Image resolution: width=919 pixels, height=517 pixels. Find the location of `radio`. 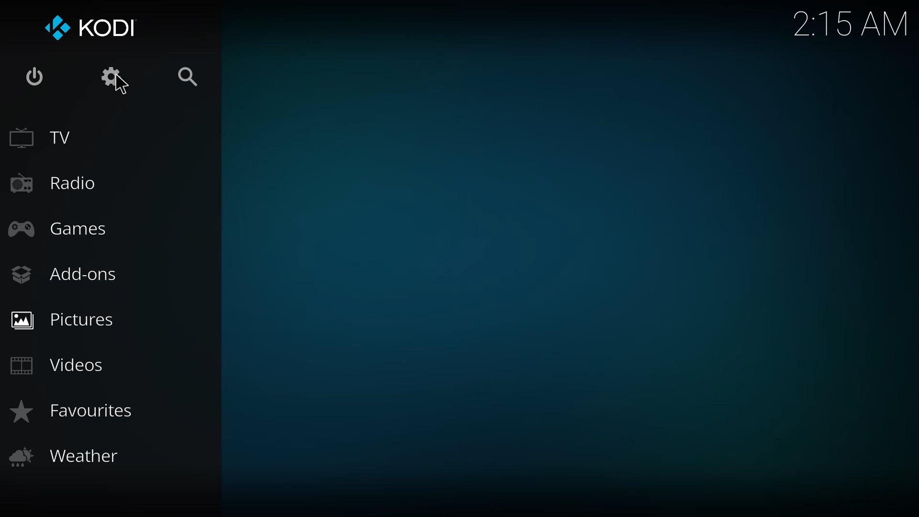

radio is located at coordinates (56, 181).